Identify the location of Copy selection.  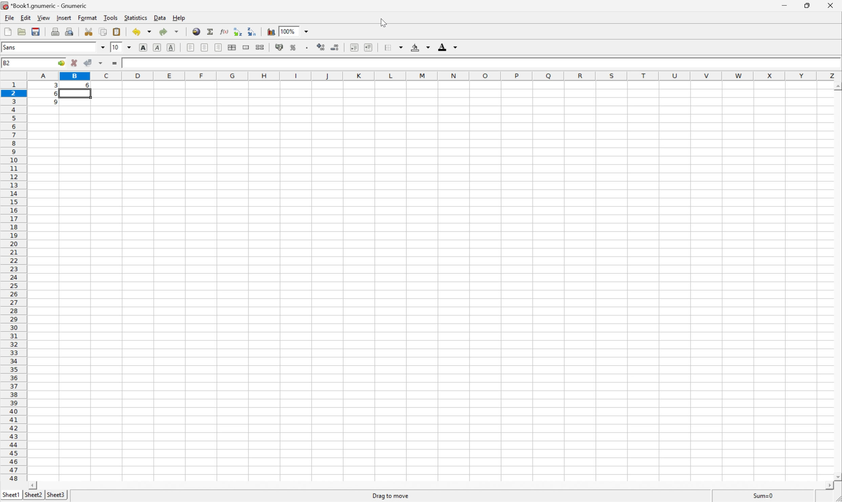
(104, 31).